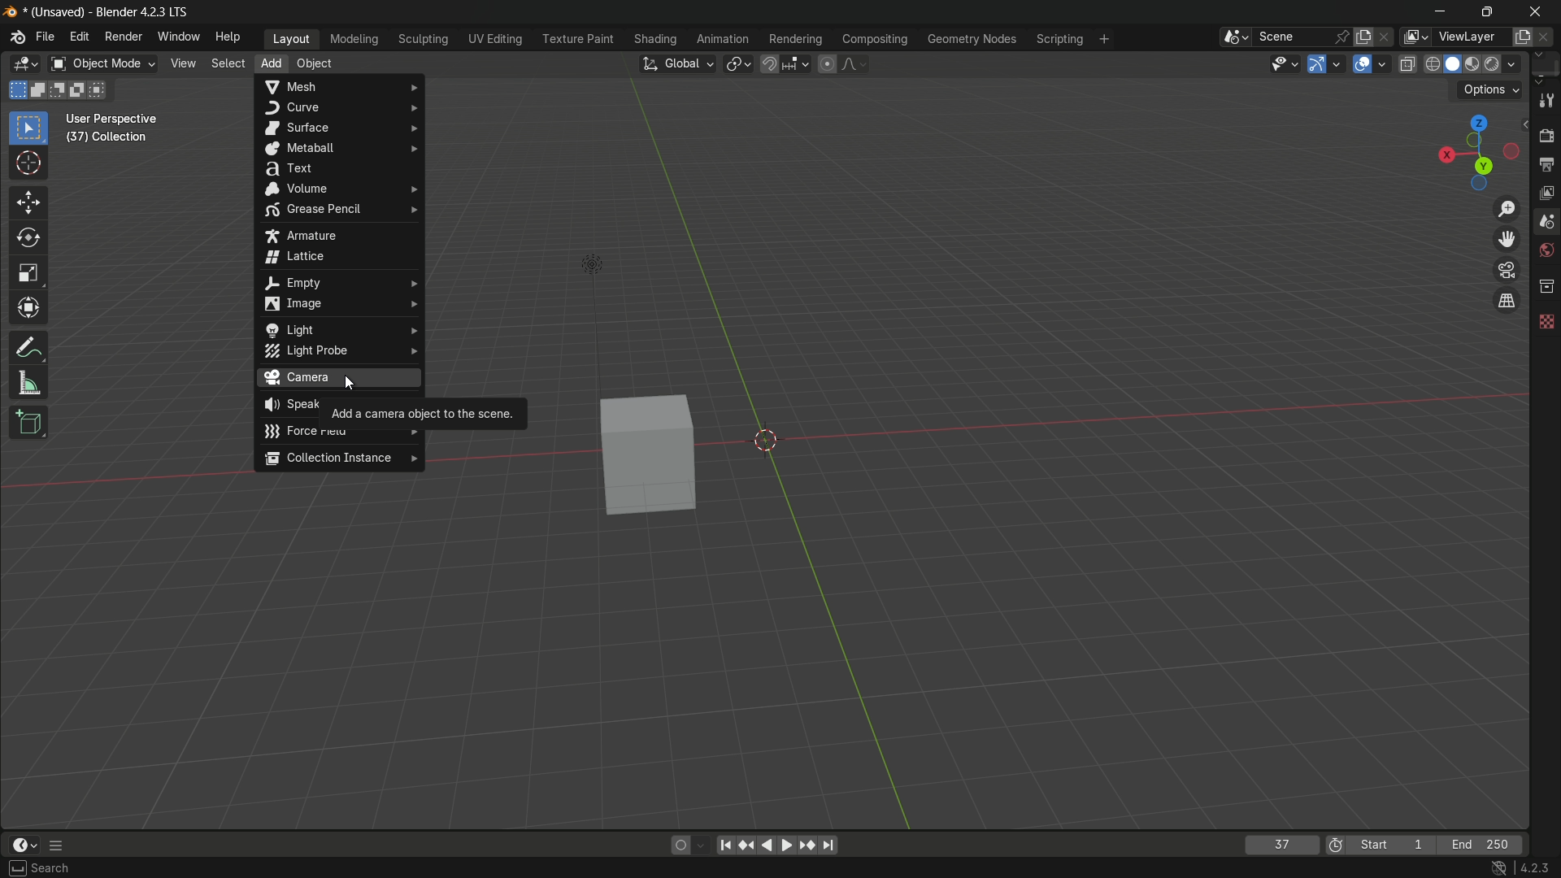 This screenshot has height=878, width=1561. What do you see at coordinates (1545, 252) in the screenshot?
I see `world` at bounding box center [1545, 252].